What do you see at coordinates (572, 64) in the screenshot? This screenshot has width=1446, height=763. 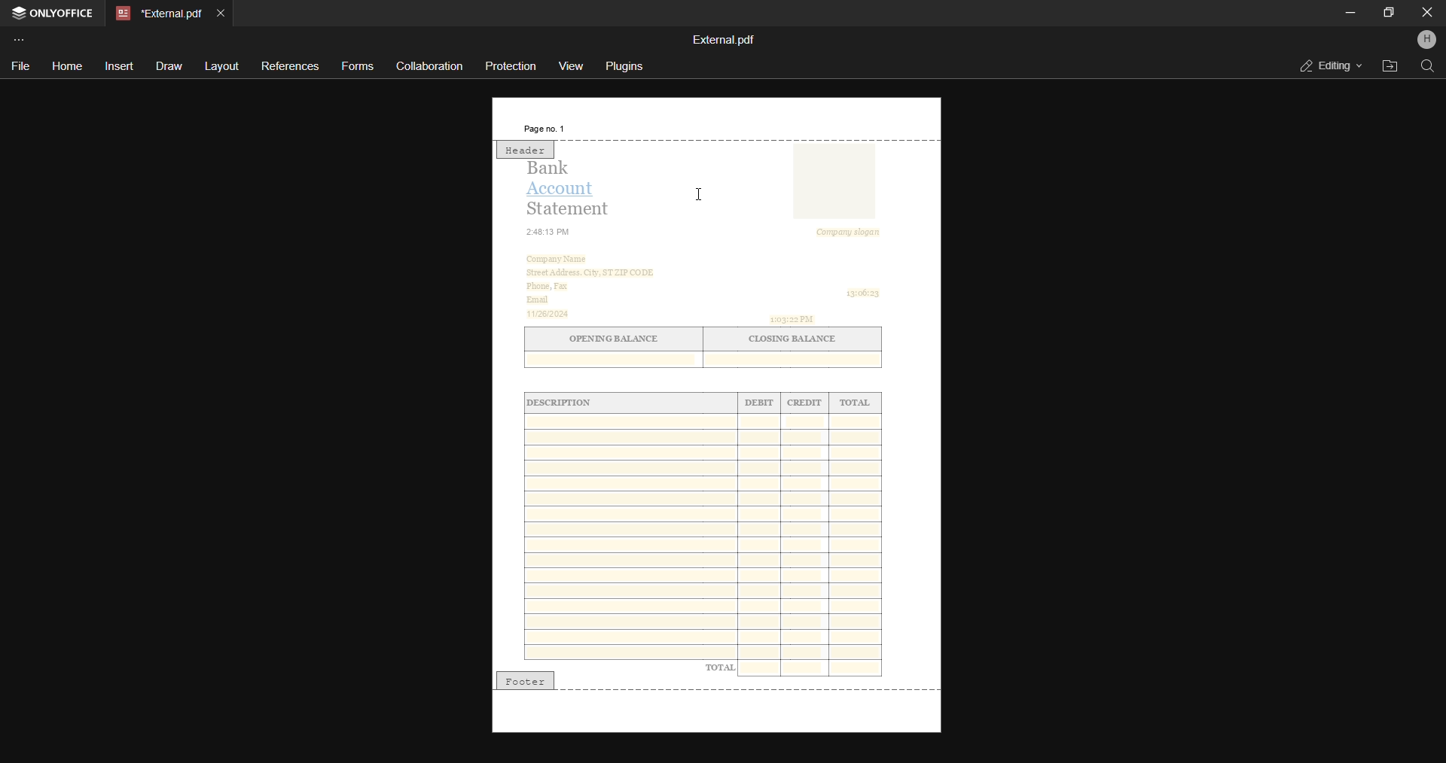 I see `view` at bounding box center [572, 64].